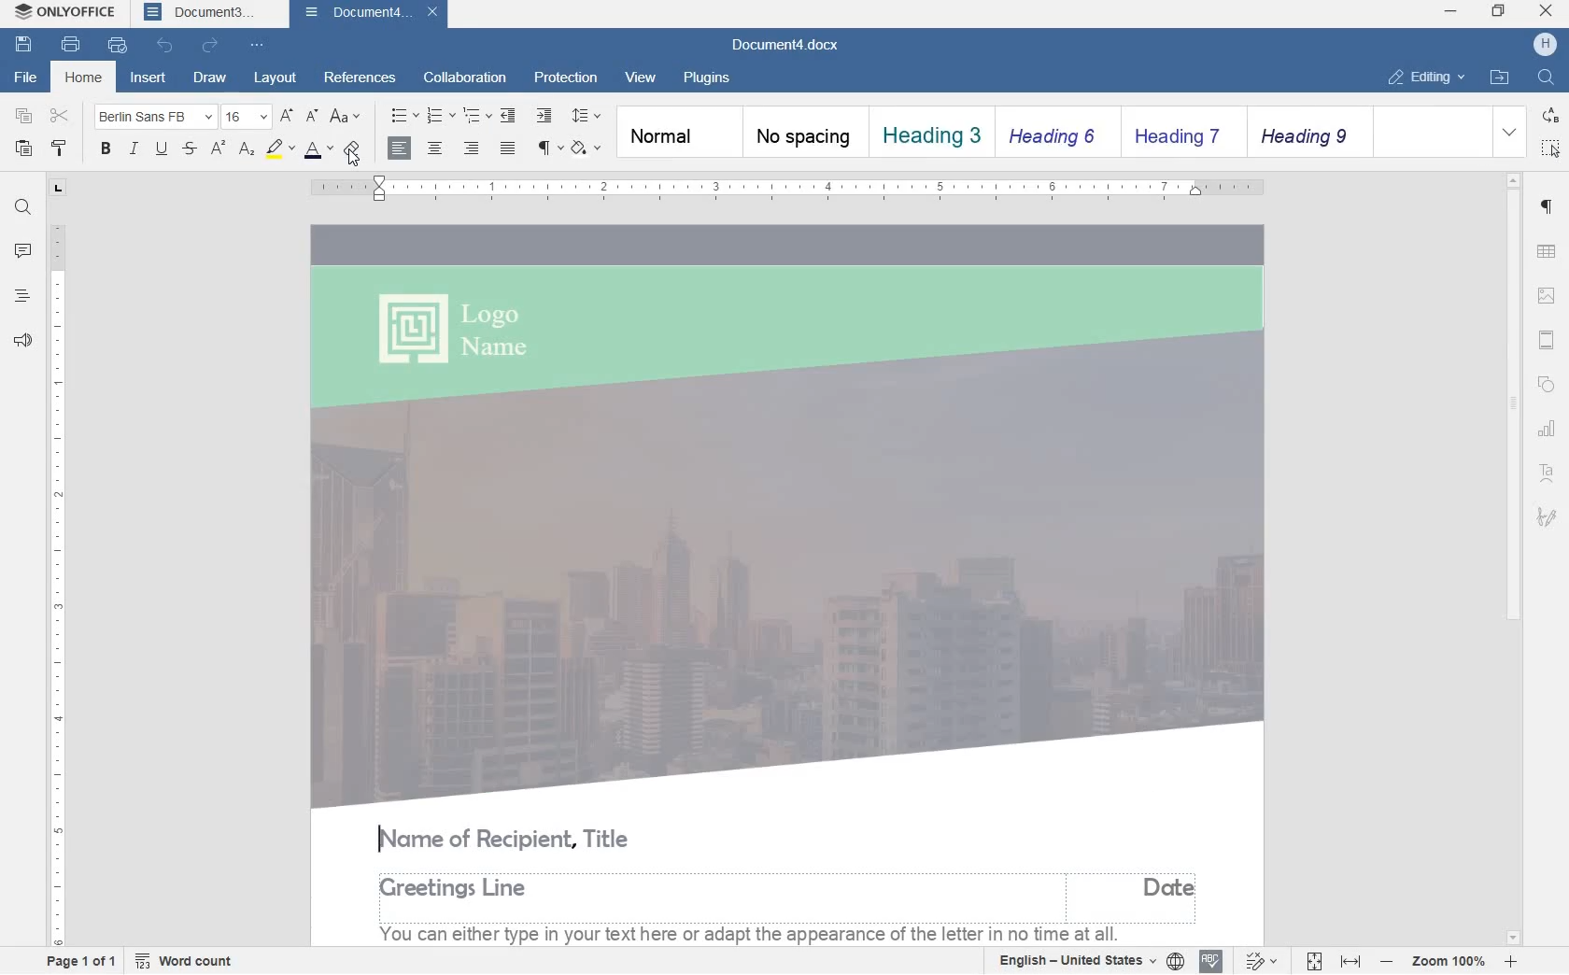 The height and width of the screenshot is (975, 1569). What do you see at coordinates (1549, 115) in the screenshot?
I see `replace` at bounding box center [1549, 115].